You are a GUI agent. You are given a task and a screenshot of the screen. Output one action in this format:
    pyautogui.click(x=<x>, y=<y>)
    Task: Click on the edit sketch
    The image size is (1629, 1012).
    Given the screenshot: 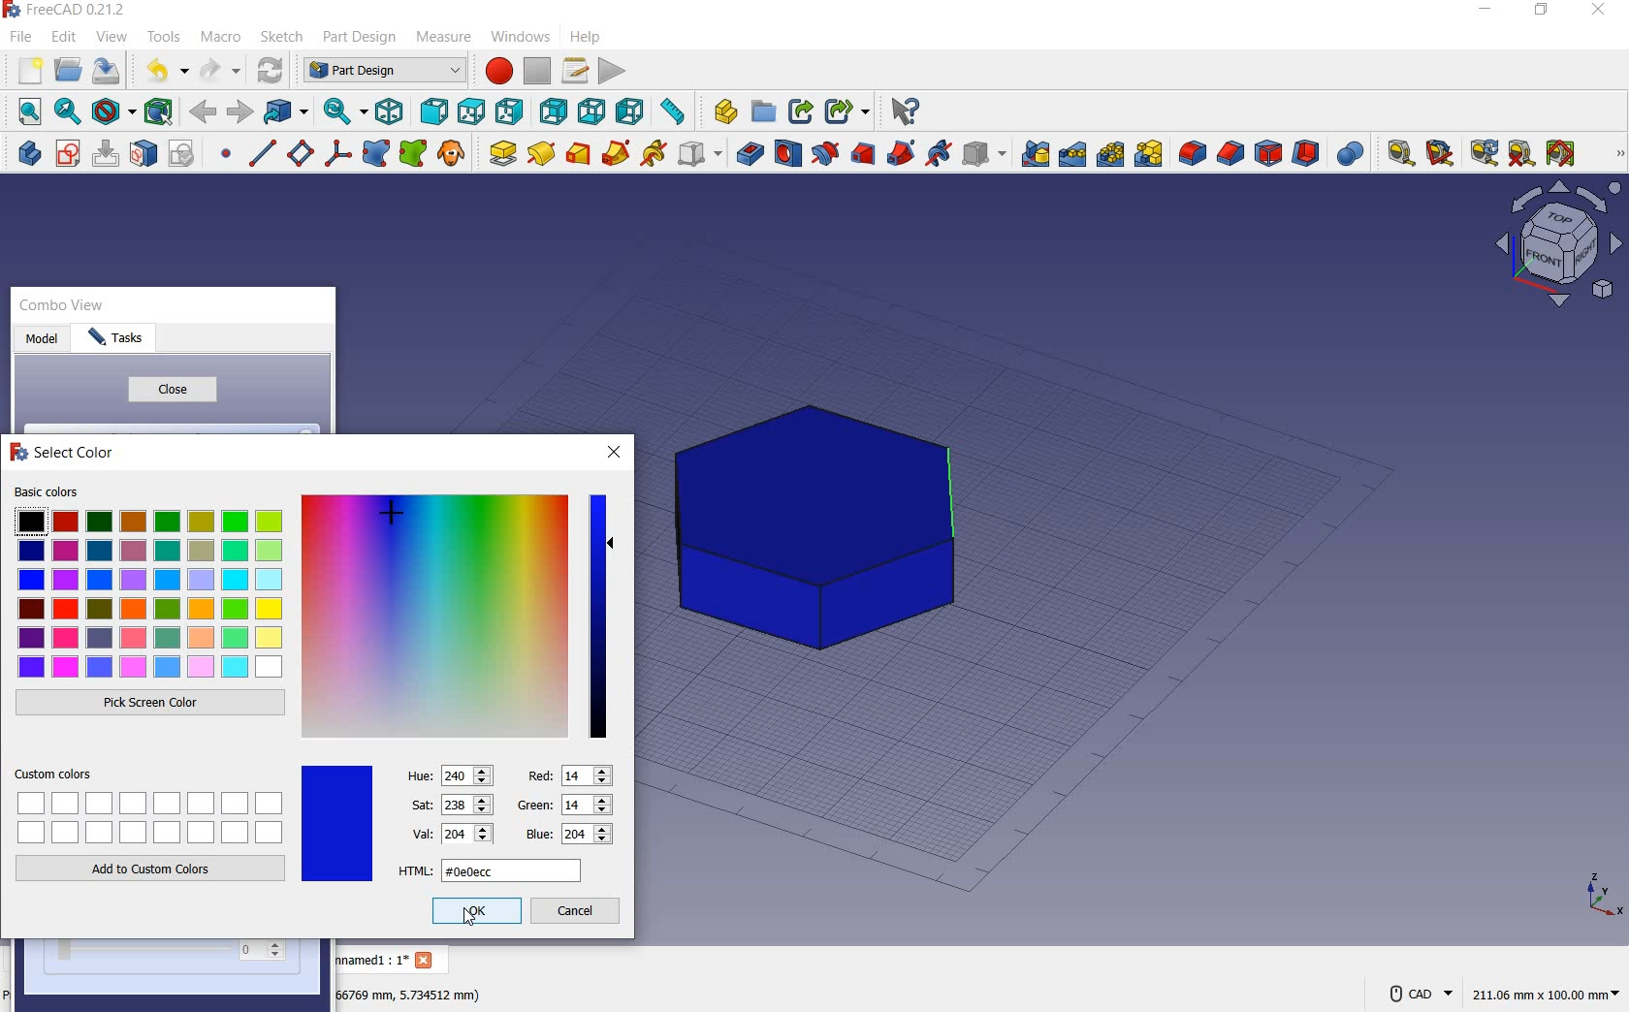 What is the action you would take?
    pyautogui.click(x=108, y=153)
    